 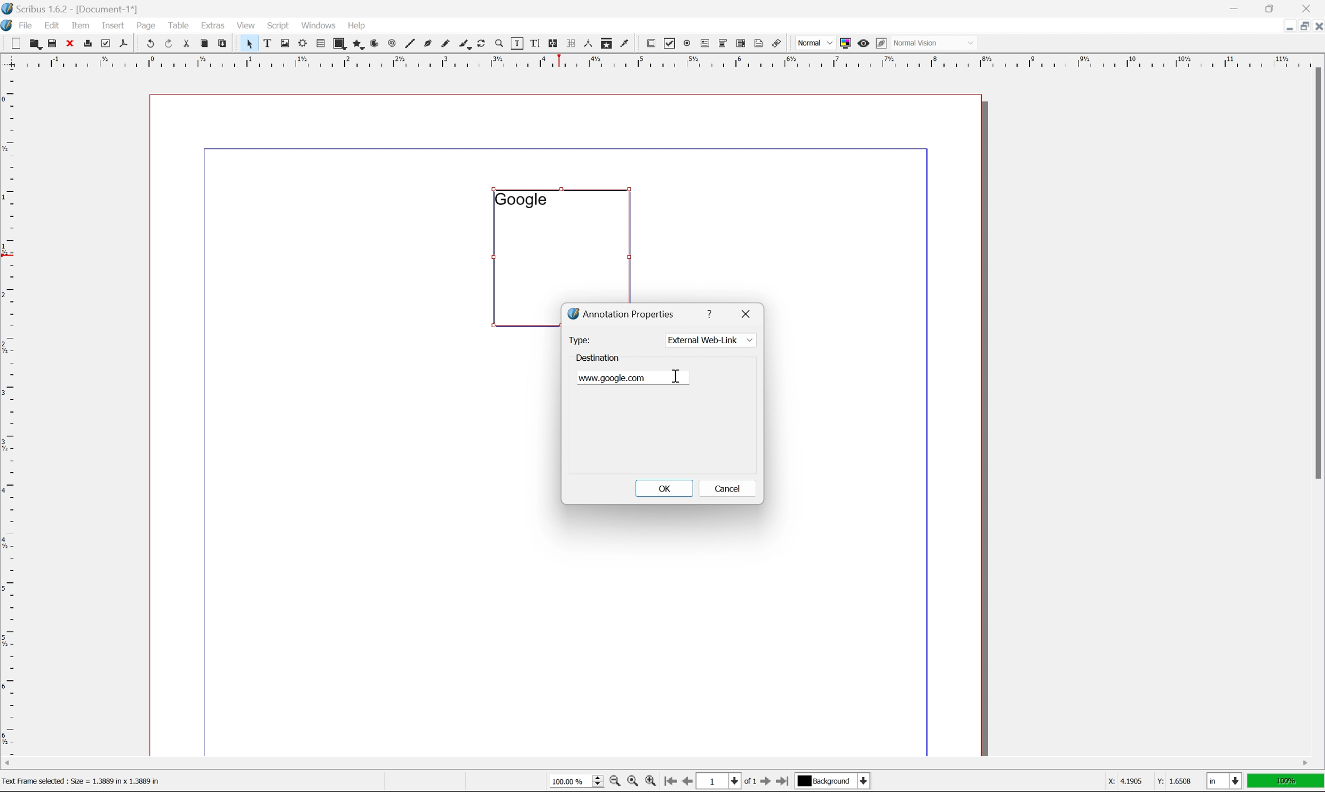 I want to click on shape, so click(x=340, y=44).